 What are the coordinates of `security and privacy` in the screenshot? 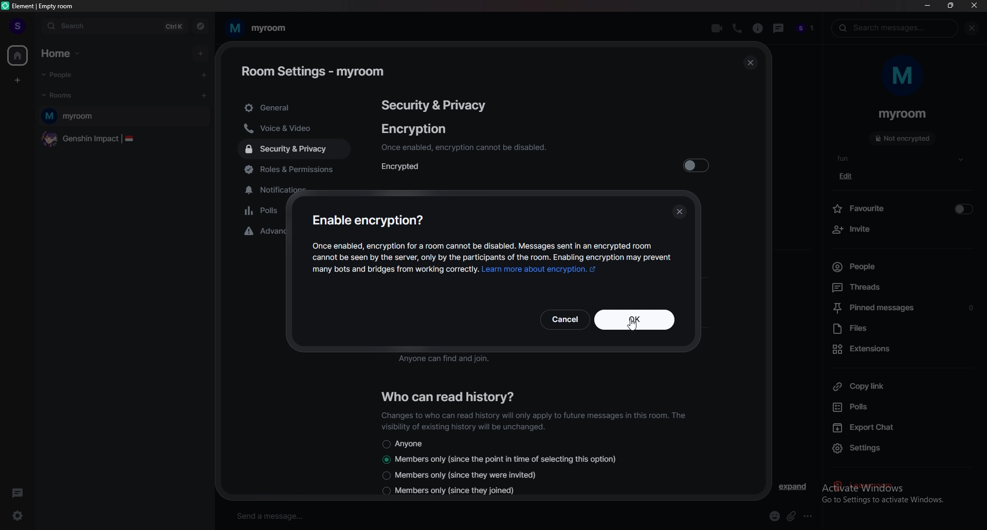 It's located at (294, 149).